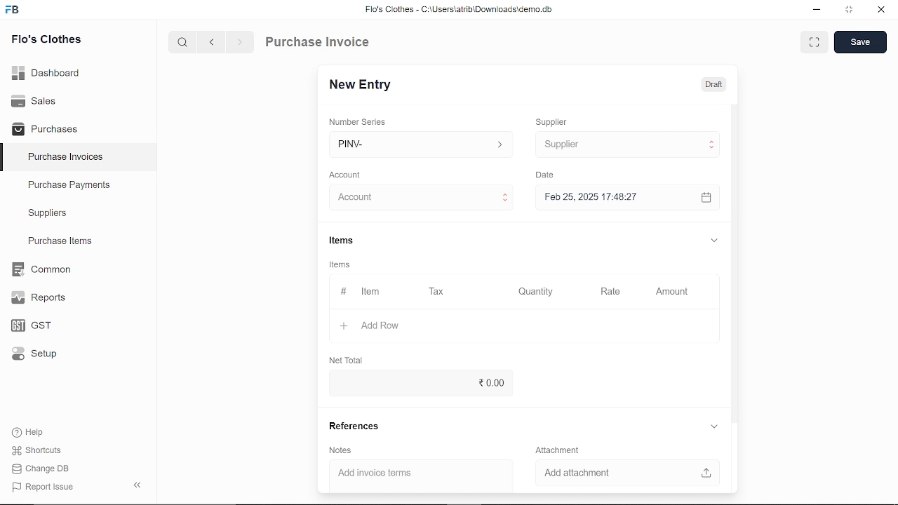 This screenshot has height=505, width=898. Describe the element at coordinates (38, 298) in the screenshot. I see `Reports` at that location.